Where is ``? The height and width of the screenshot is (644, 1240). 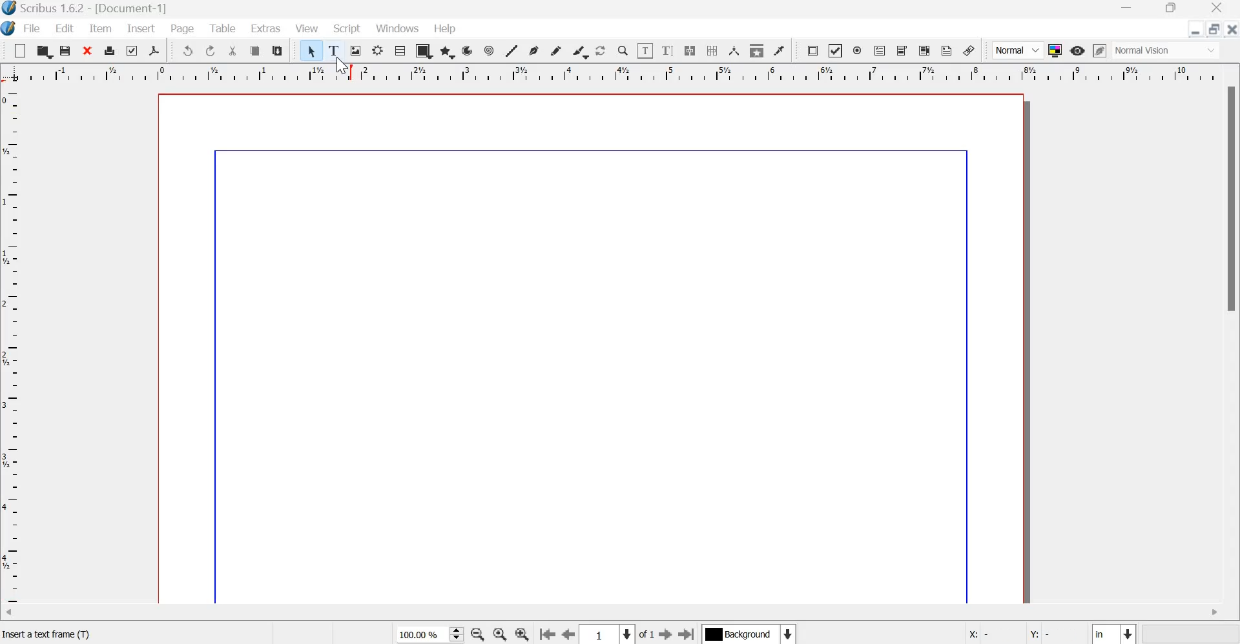  is located at coordinates (623, 50).